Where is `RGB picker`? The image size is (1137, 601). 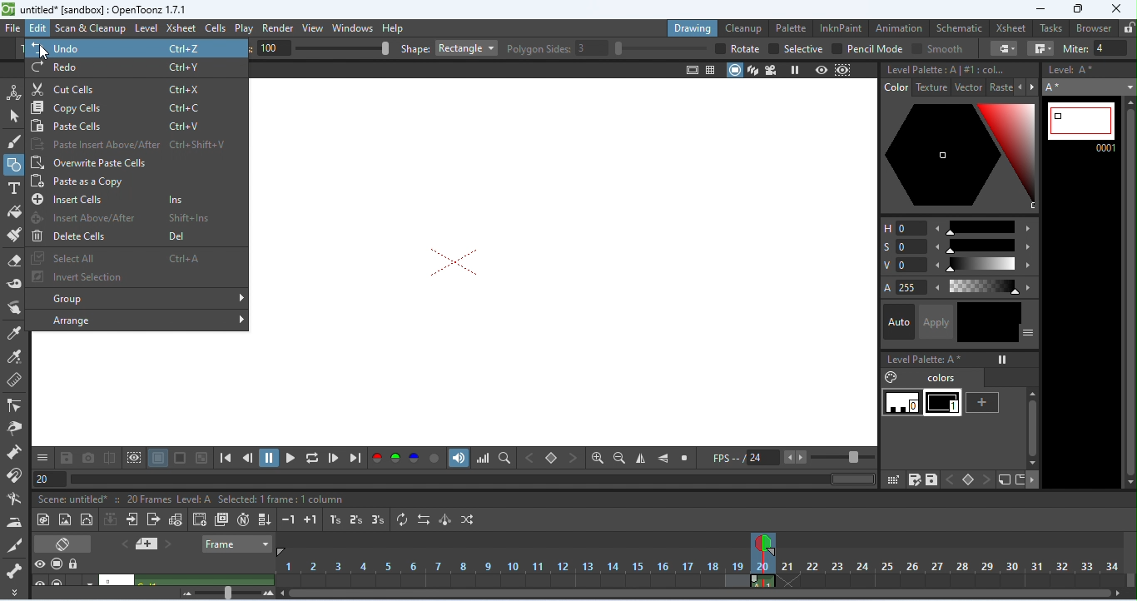 RGB picker is located at coordinates (16, 355).